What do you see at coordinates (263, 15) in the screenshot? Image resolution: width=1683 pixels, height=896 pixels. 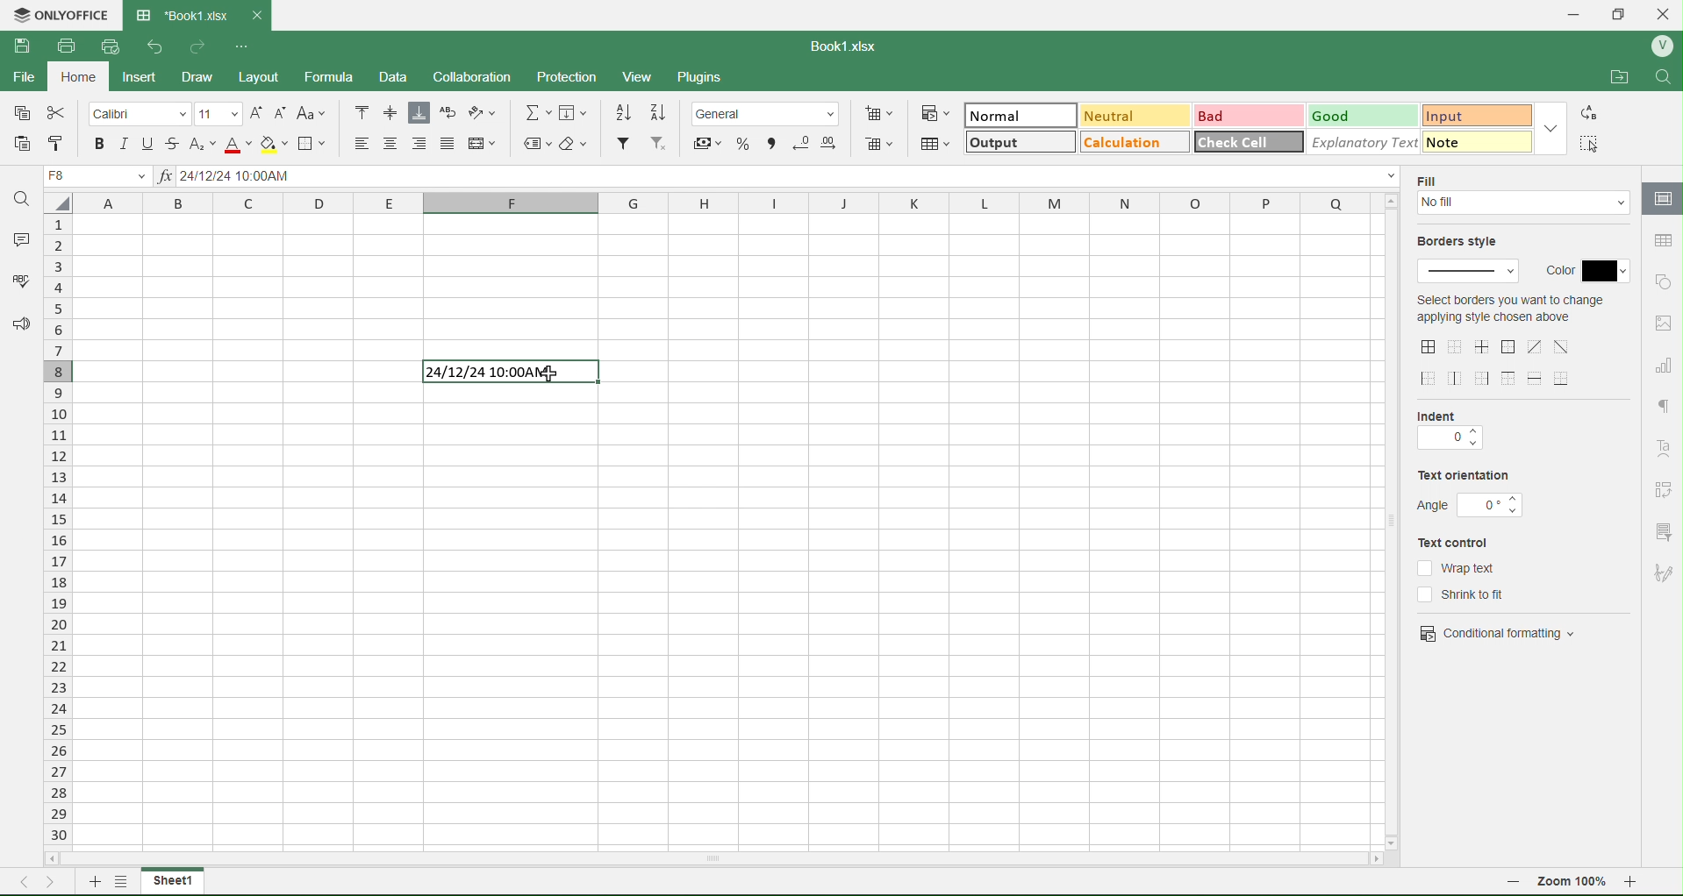 I see `close tab` at bounding box center [263, 15].